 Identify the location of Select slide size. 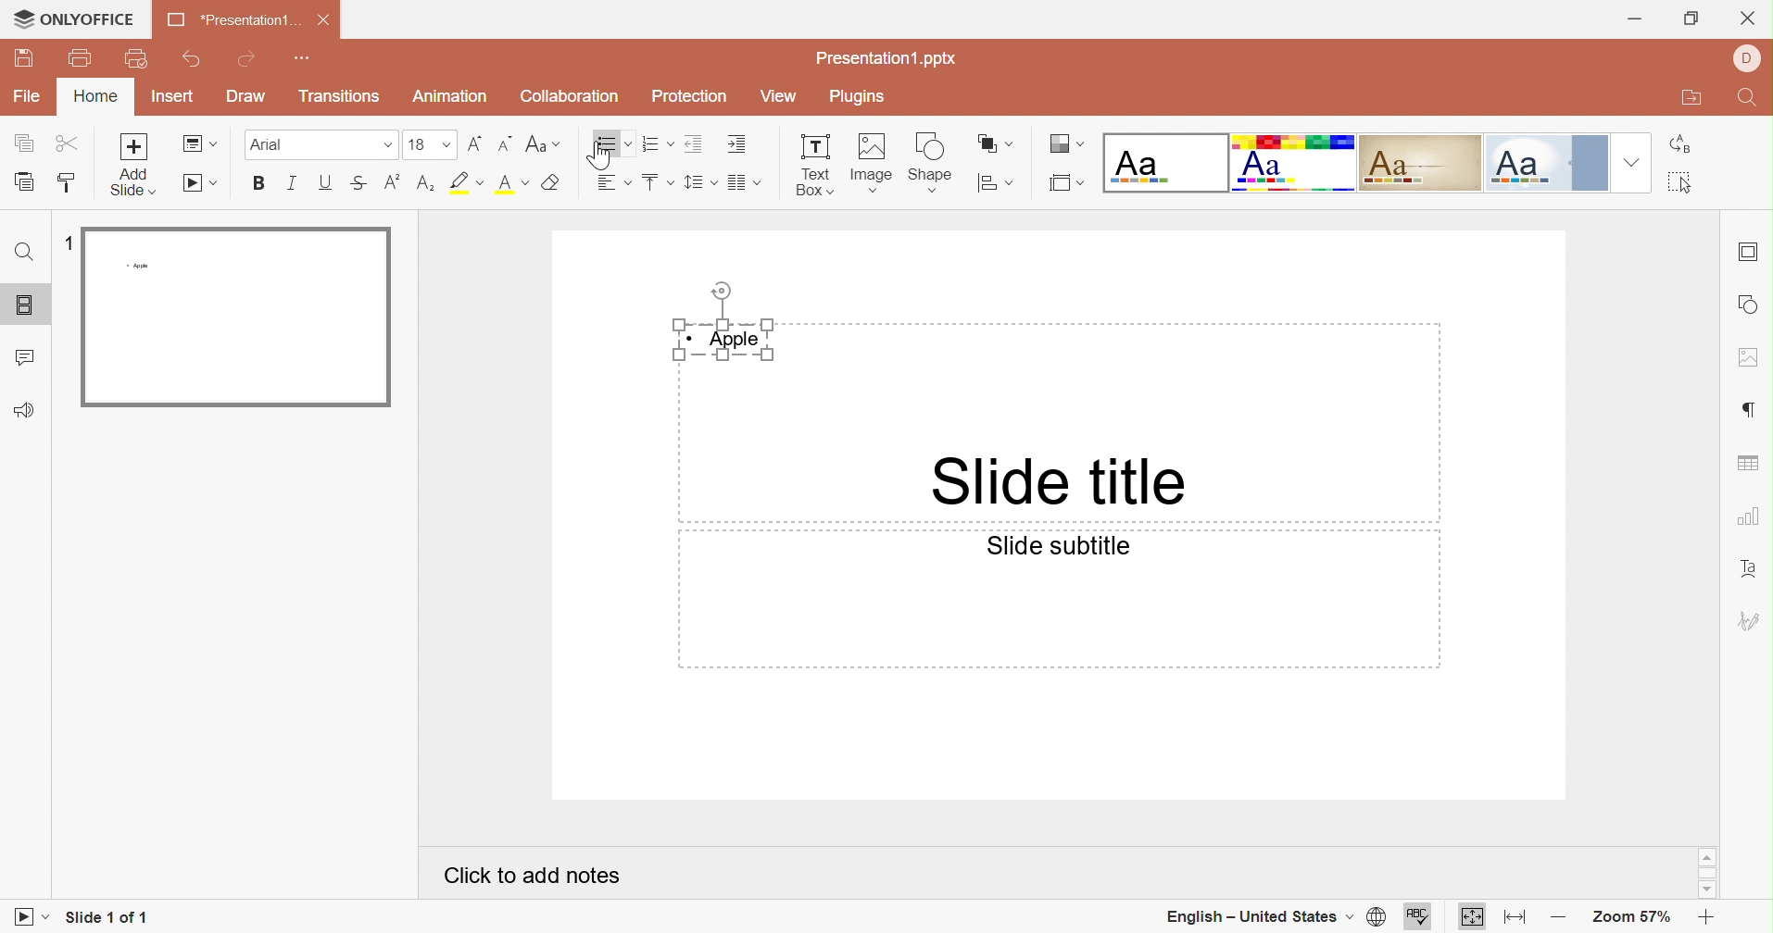
(1069, 184).